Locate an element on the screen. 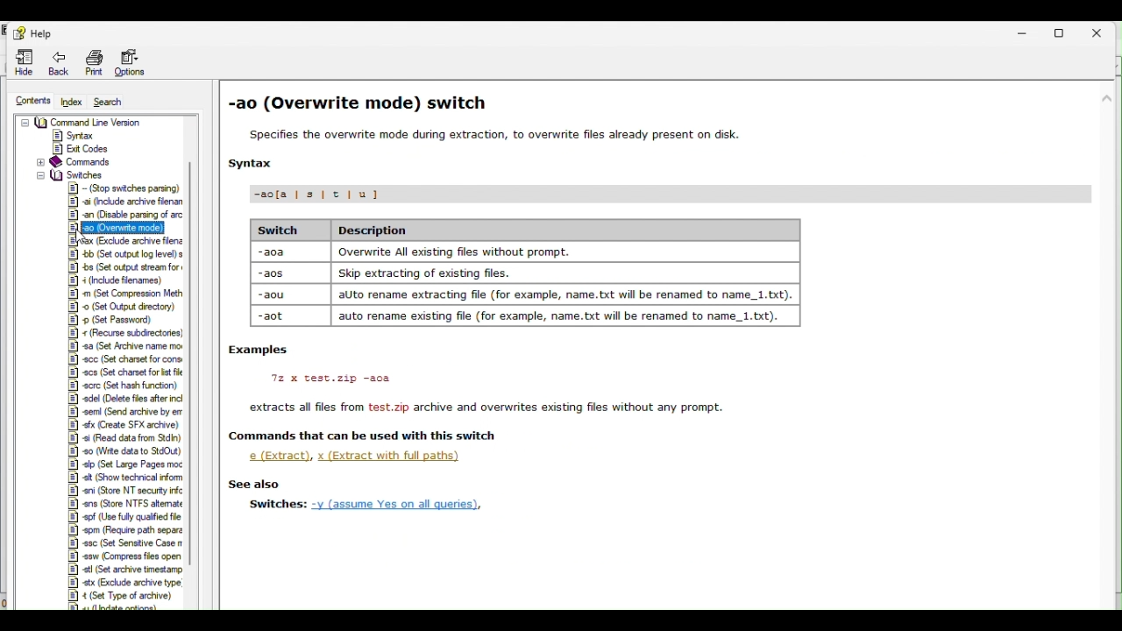 Image resolution: width=1122 pixels, height=631 pixels. 1&8] ofx Create SFX archive) is located at coordinates (125, 424).